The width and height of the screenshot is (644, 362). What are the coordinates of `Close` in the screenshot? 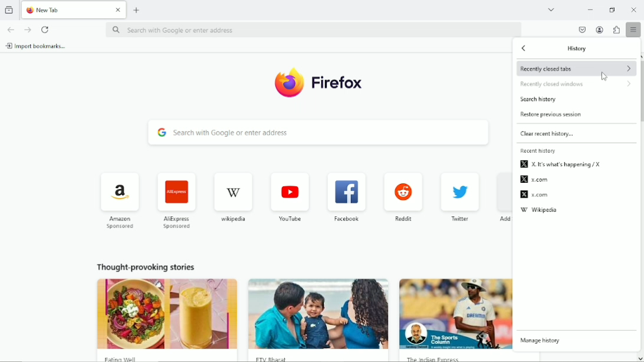 It's located at (118, 10).